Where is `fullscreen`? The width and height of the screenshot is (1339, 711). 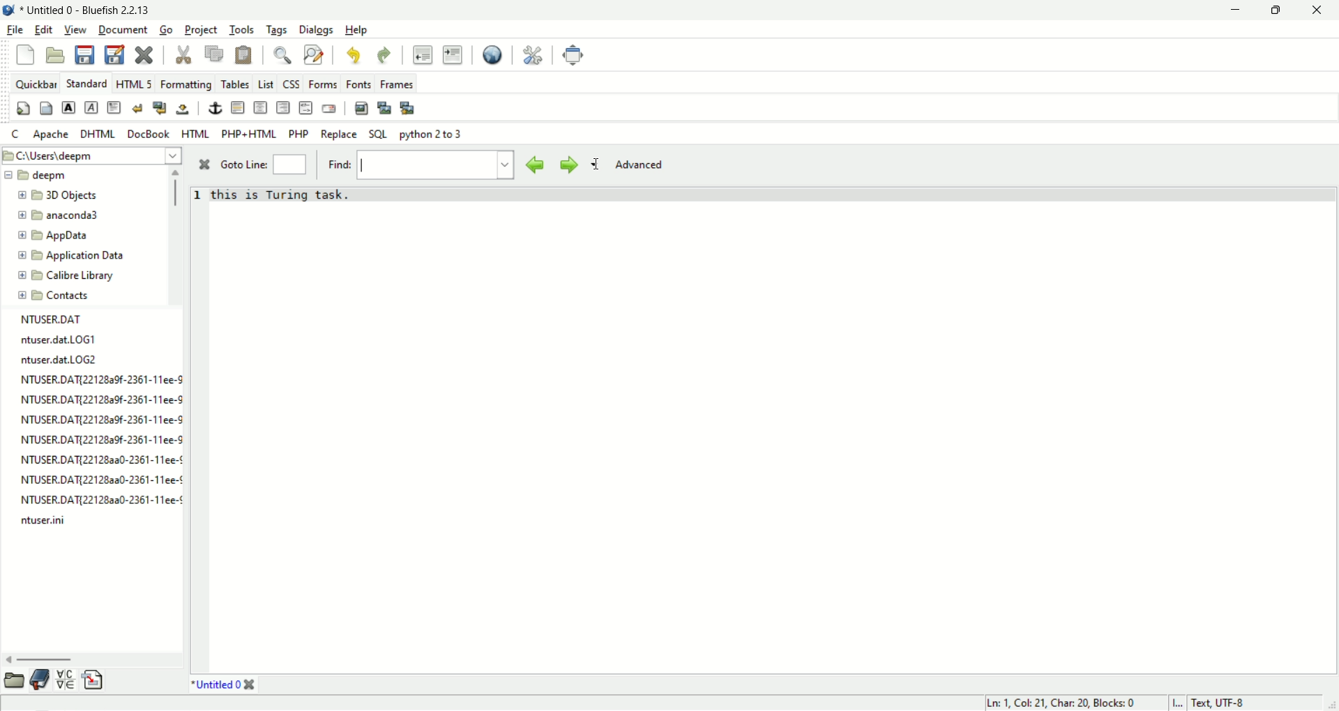 fullscreen is located at coordinates (574, 55).